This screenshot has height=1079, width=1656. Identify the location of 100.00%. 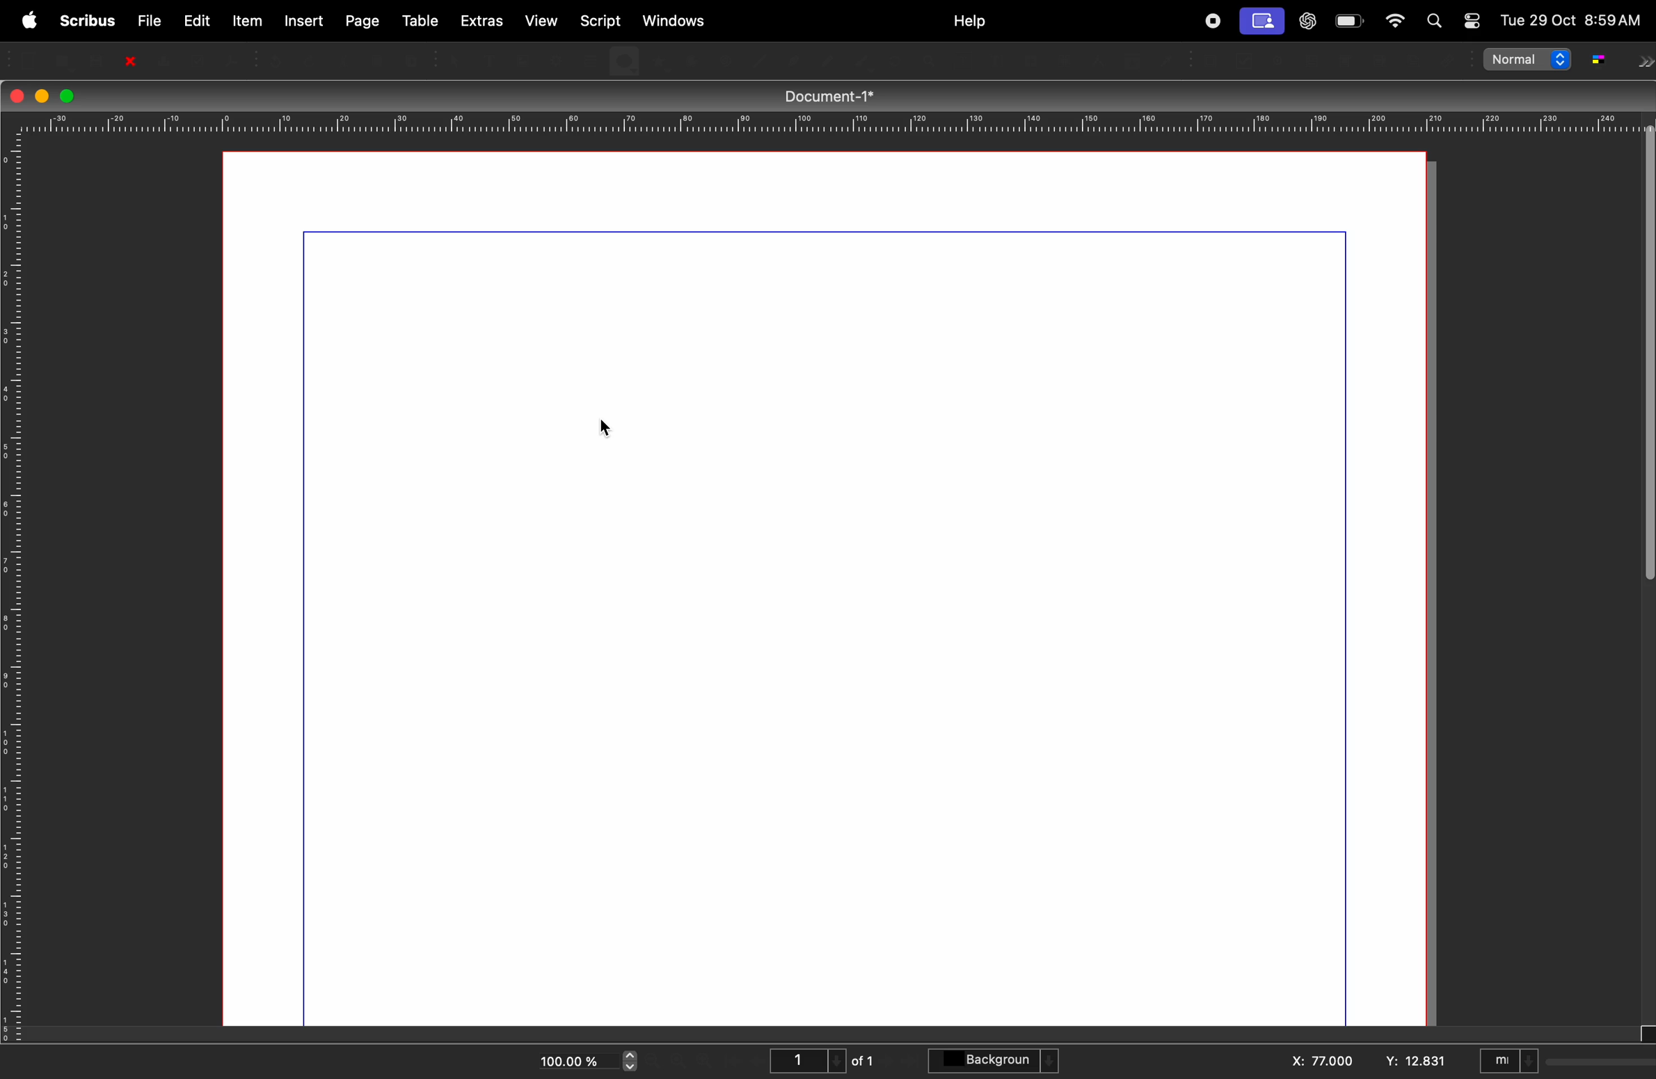
(566, 1057).